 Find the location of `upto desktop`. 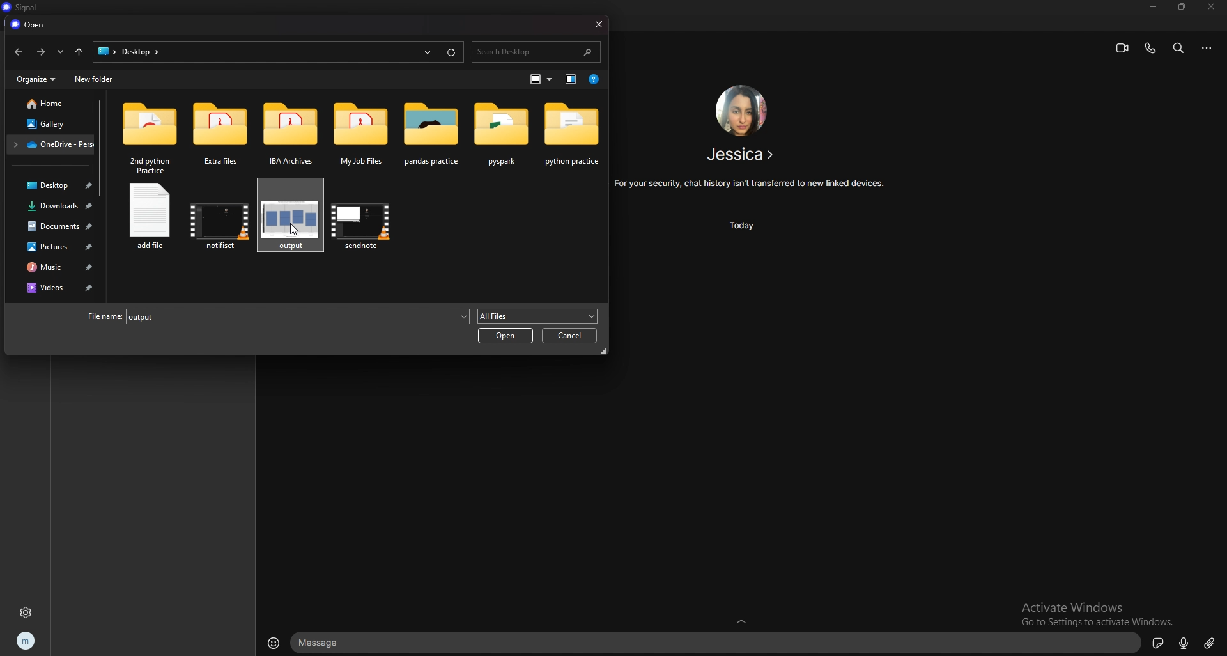

upto desktop is located at coordinates (79, 52).